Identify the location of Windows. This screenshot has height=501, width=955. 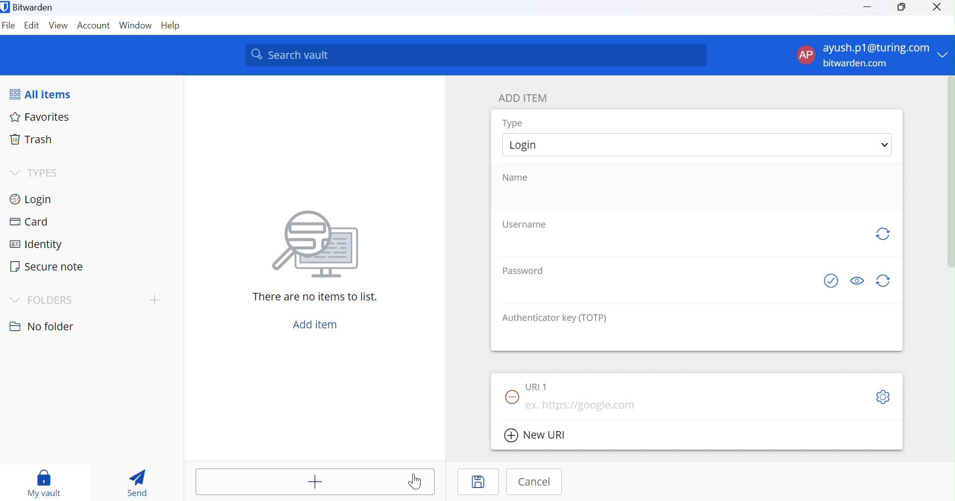
(136, 27).